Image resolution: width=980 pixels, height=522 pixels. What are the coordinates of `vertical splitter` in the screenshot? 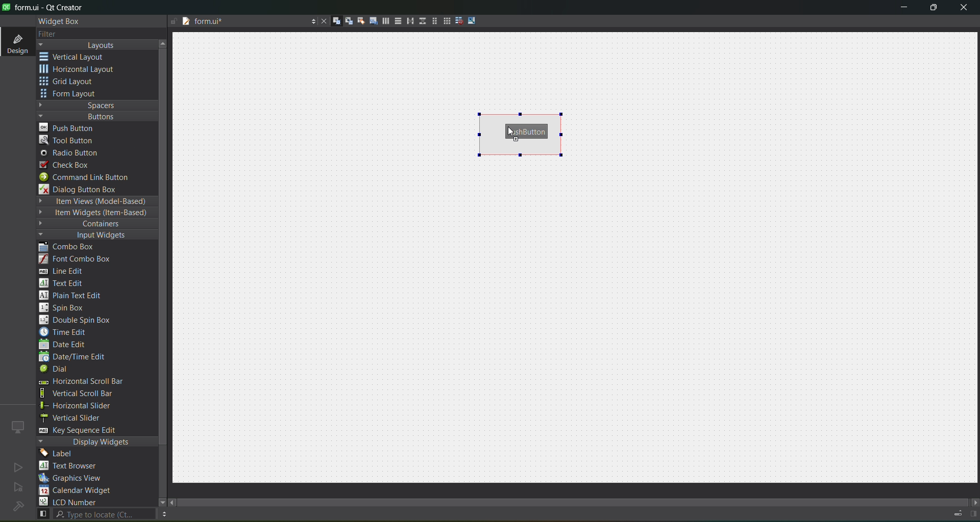 It's located at (421, 23).